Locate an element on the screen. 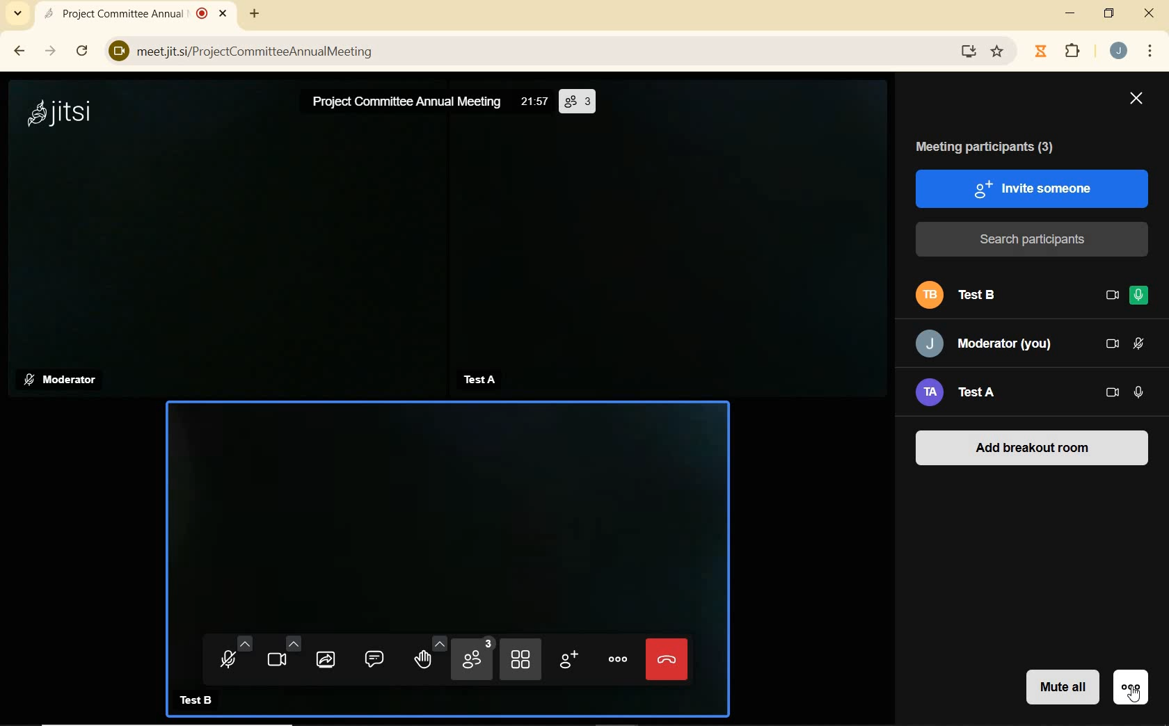 This screenshot has height=726, width=1169. CLOSE is located at coordinates (1136, 101).